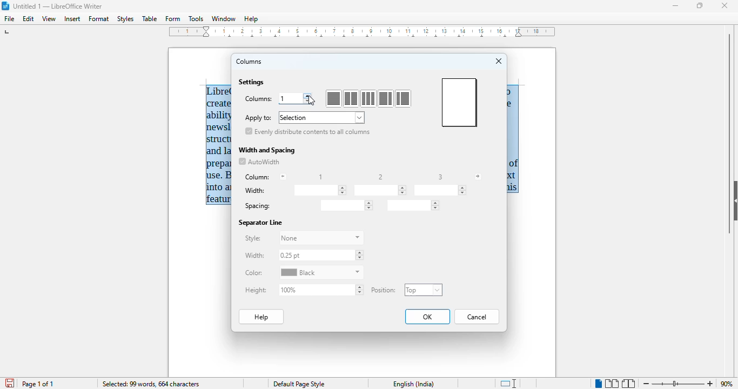 This screenshot has height=389, width=738. I want to click on edit, so click(29, 19).